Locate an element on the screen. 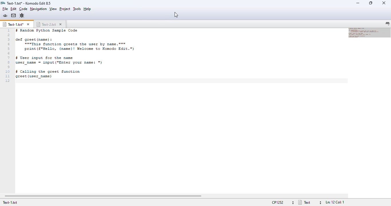  line numbers is located at coordinates (7, 56).